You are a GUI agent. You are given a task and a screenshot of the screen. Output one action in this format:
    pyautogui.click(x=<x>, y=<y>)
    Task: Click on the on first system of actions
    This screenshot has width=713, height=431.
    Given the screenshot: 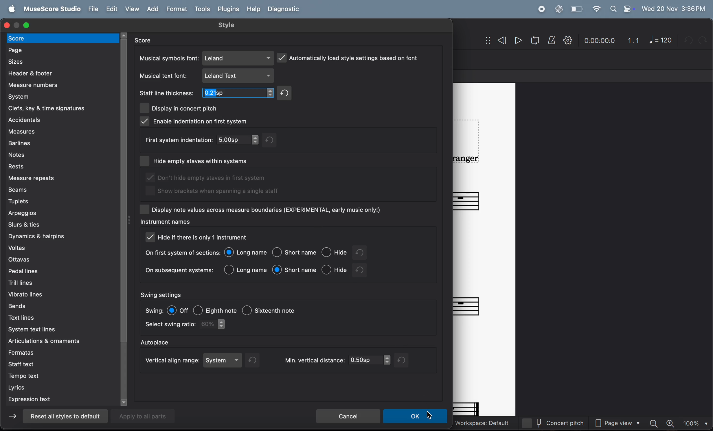 What is the action you would take?
    pyautogui.click(x=182, y=253)
    